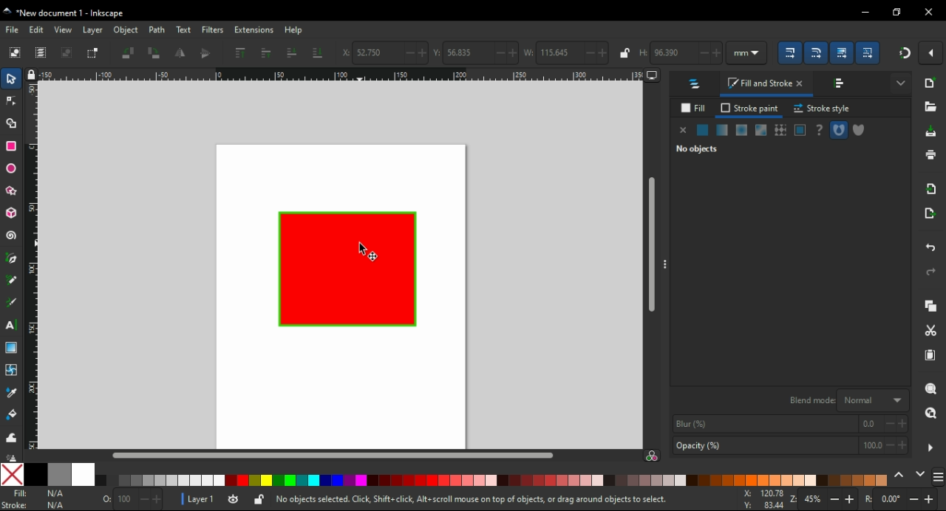 This screenshot has width=946, height=511. What do you see at coordinates (741, 131) in the screenshot?
I see `radial gradient` at bounding box center [741, 131].